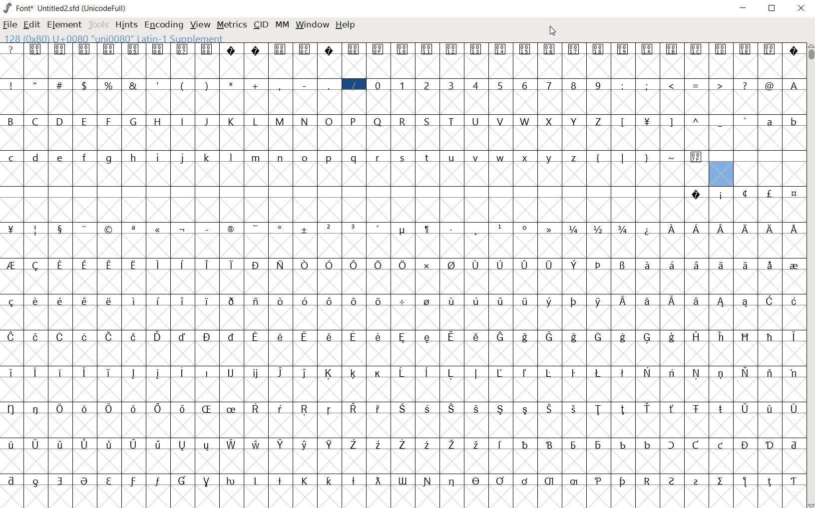 Image resolution: width=815 pixels, height=508 pixels. What do you see at coordinates (426, 445) in the screenshot?
I see `glyph` at bounding box center [426, 445].